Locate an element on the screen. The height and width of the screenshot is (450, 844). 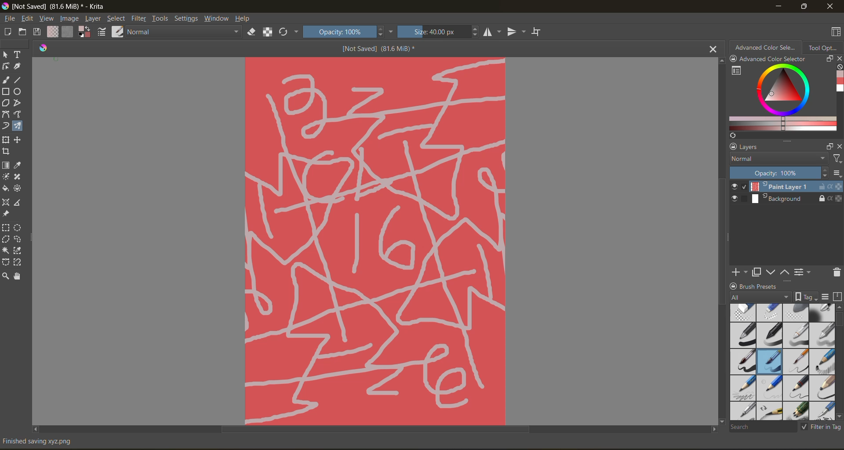
tool is located at coordinates (18, 165).